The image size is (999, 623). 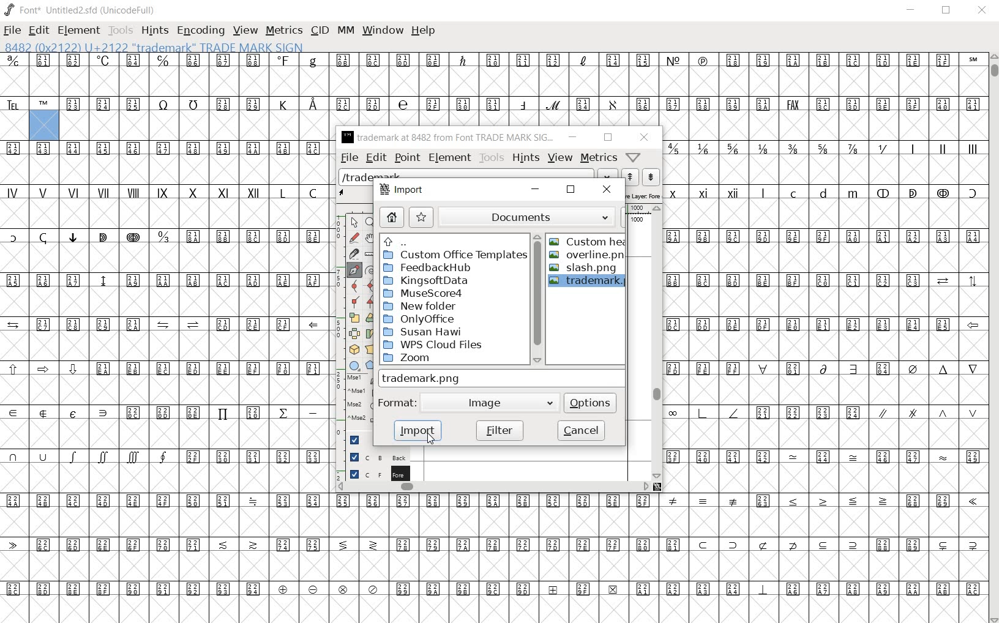 I want to click on star, so click(x=421, y=218).